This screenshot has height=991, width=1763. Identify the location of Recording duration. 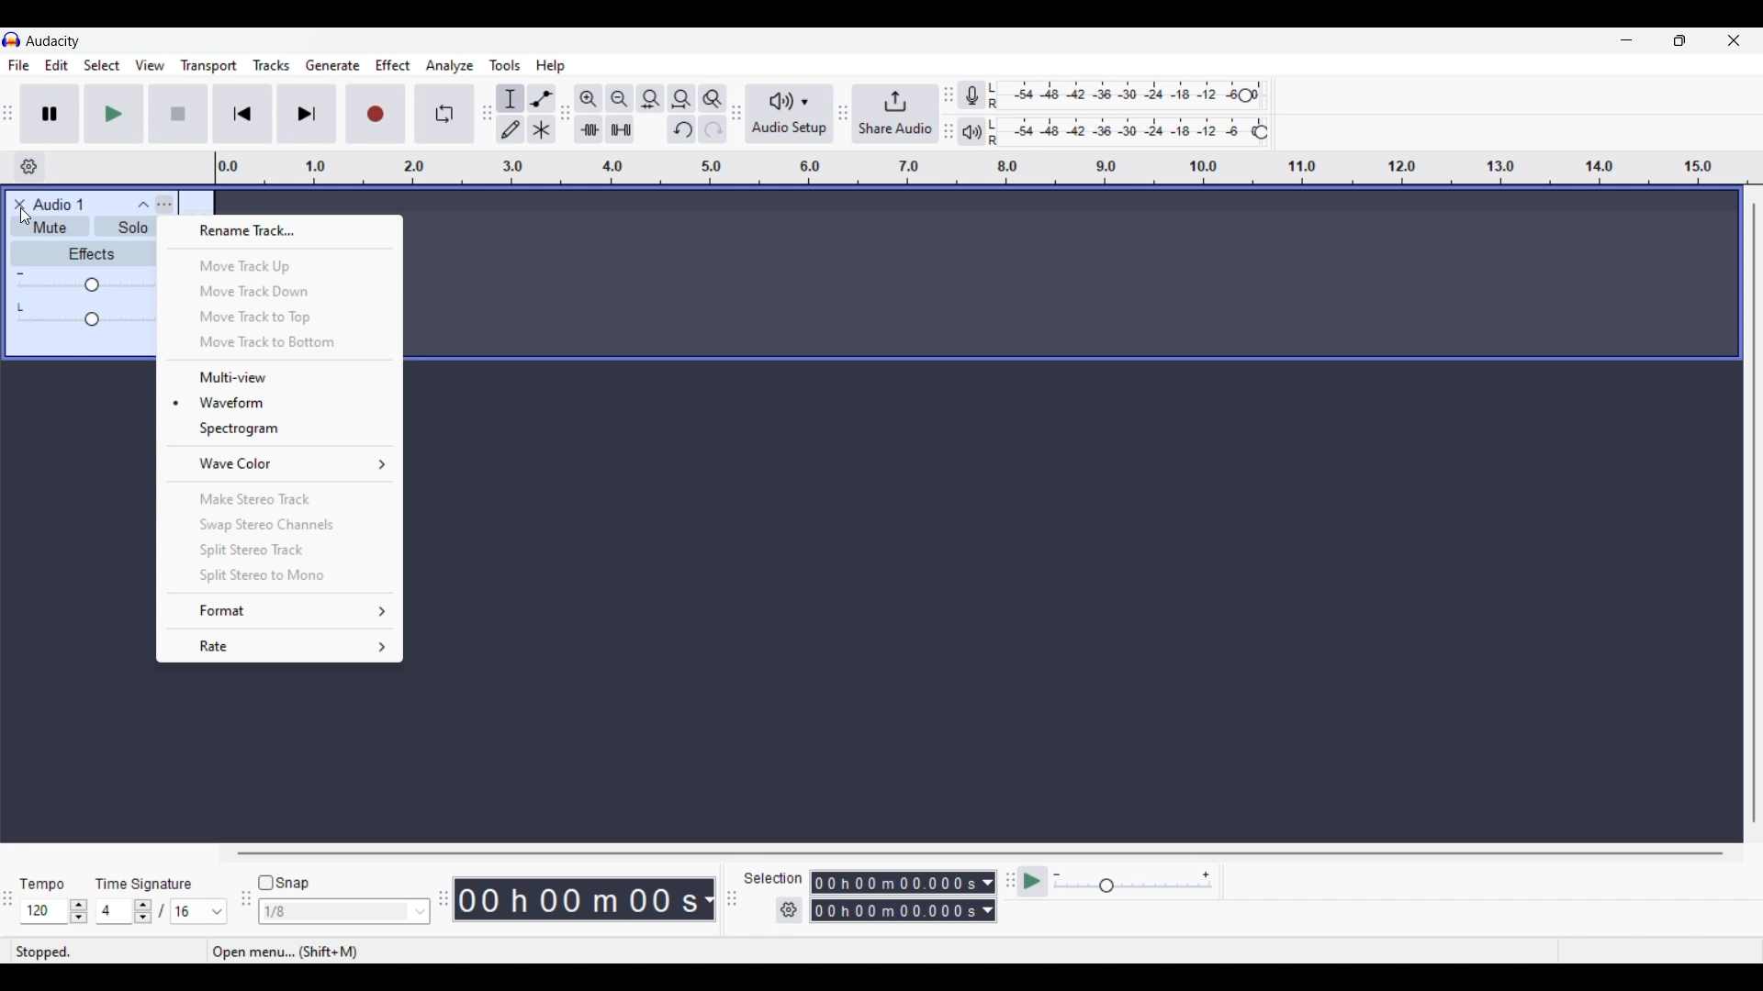
(893, 896).